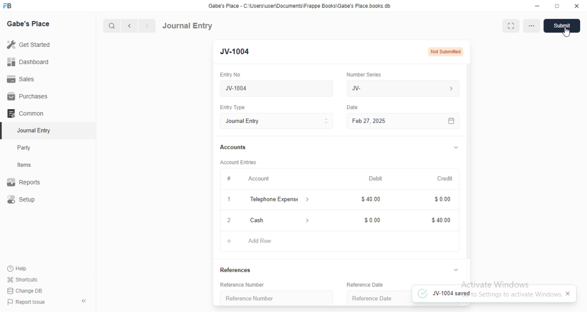 Image resolution: width=587 pixels, height=312 pixels. Describe the element at coordinates (242, 52) in the screenshot. I see `New entry` at that location.